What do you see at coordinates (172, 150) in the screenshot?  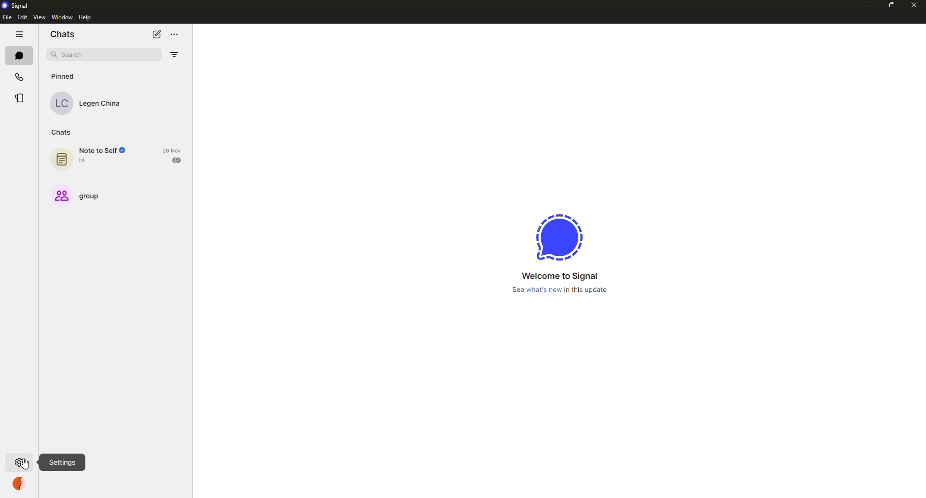 I see `date` at bounding box center [172, 150].